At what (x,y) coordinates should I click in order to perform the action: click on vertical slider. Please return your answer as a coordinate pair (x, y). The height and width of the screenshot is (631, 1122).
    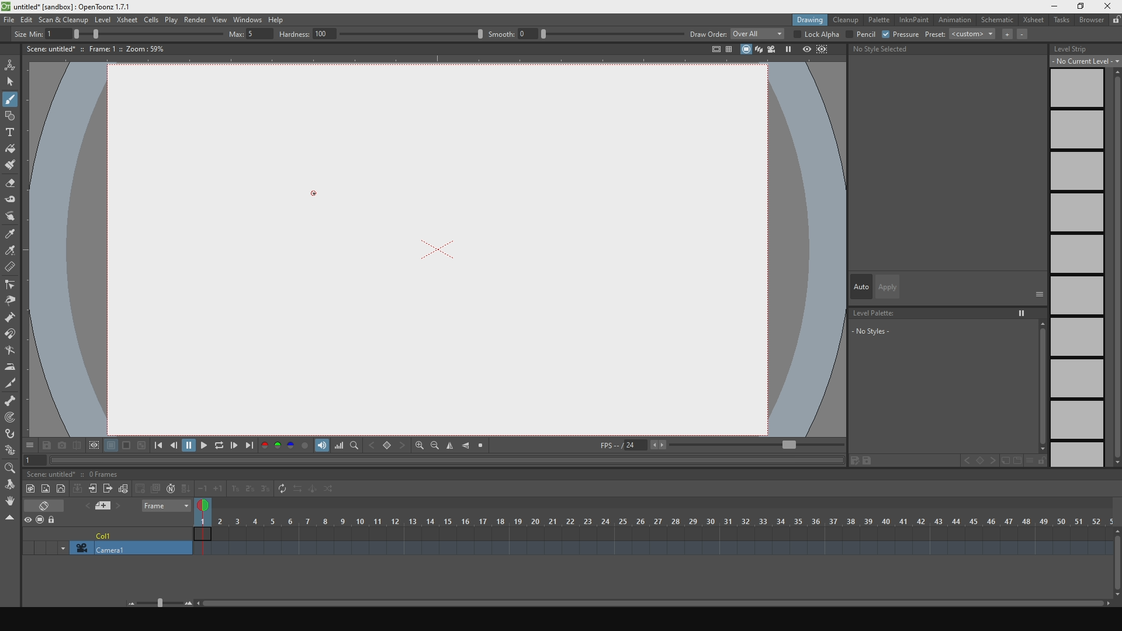
    Looking at the image, I should click on (1114, 267).